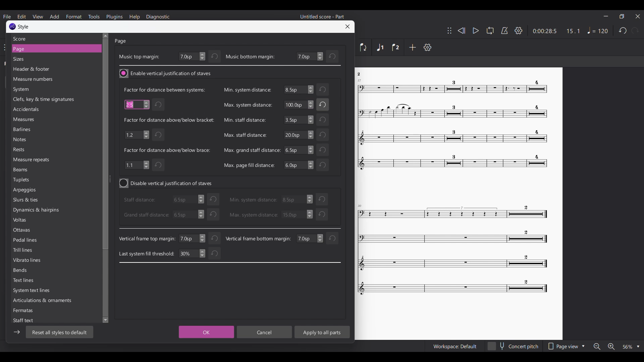 The height and width of the screenshot is (362, 644). What do you see at coordinates (28, 321) in the screenshot?
I see `Staff text` at bounding box center [28, 321].